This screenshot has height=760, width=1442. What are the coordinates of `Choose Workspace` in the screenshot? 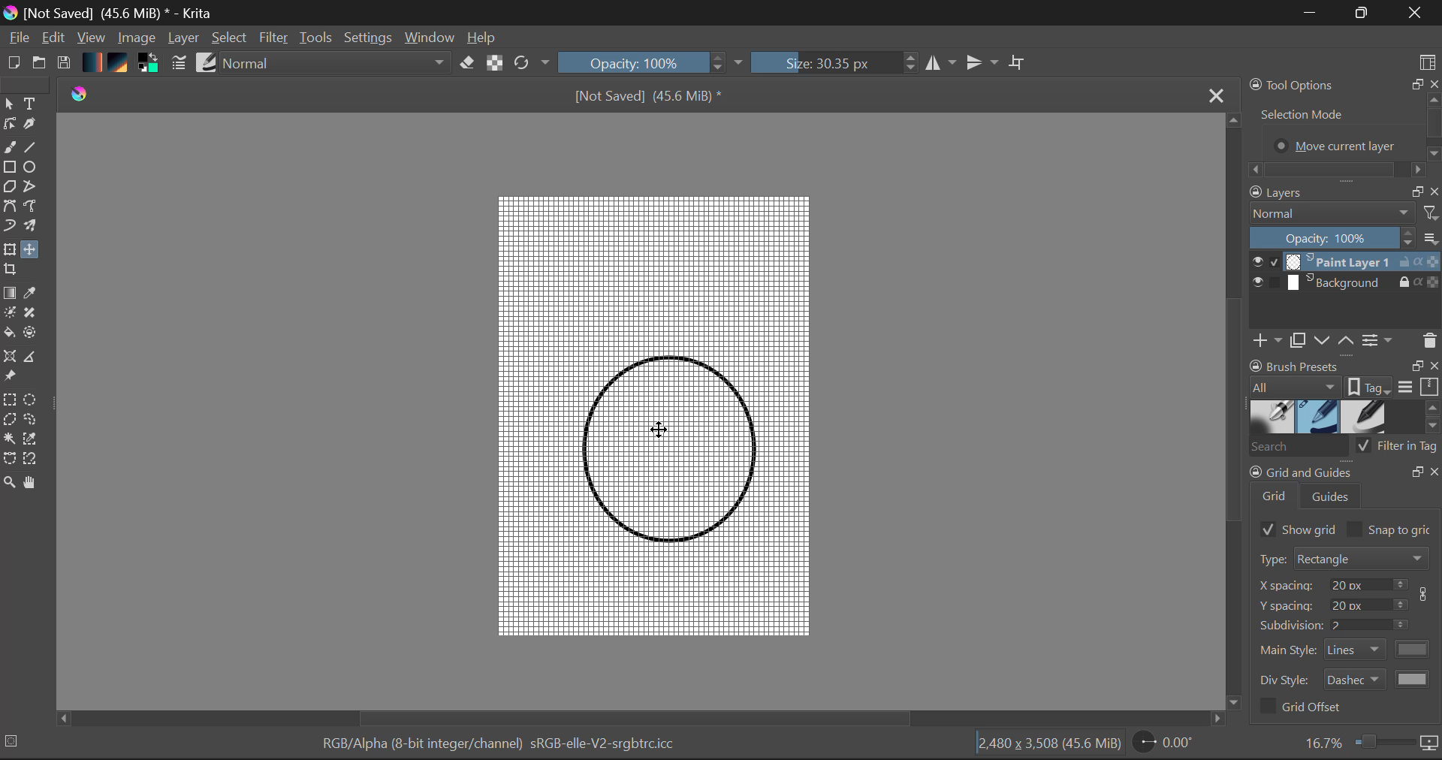 It's located at (1428, 61).